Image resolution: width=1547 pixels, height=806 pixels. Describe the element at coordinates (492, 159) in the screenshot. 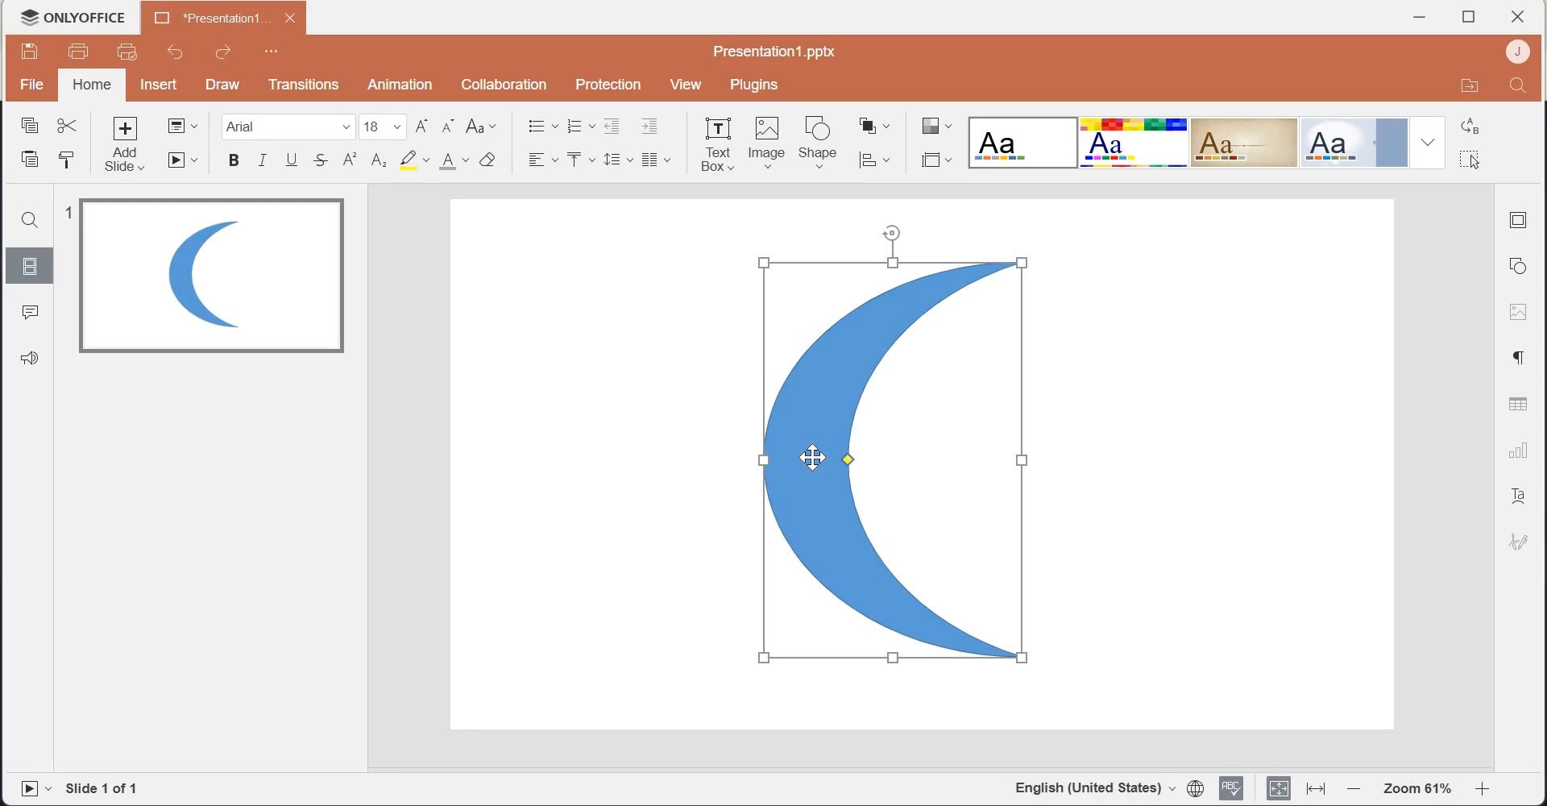

I see `Clear style` at that location.